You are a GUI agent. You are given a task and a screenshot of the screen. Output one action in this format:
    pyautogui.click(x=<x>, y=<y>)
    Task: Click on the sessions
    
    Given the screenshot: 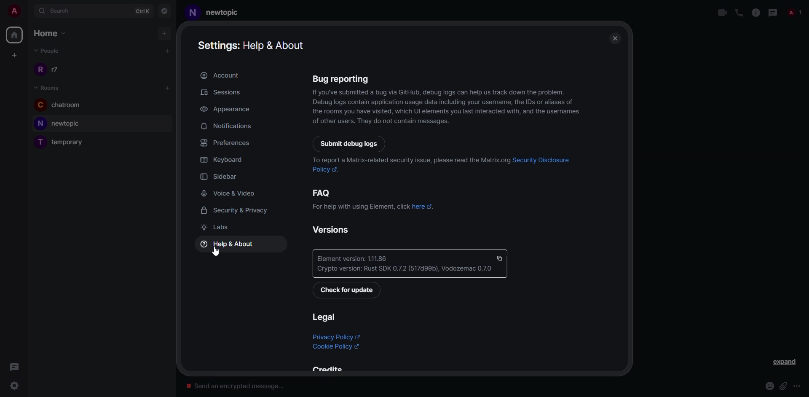 What is the action you would take?
    pyautogui.click(x=228, y=92)
    